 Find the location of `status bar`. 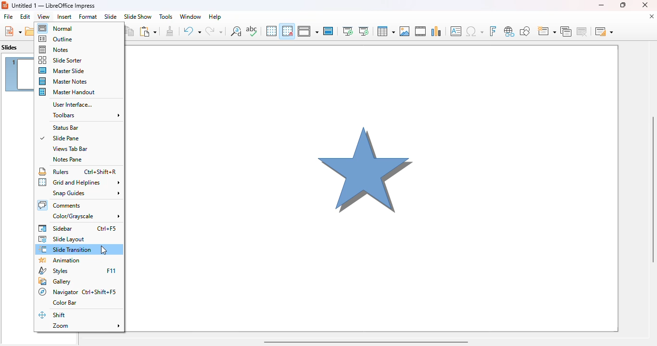

status bar is located at coordinates (65, 128).